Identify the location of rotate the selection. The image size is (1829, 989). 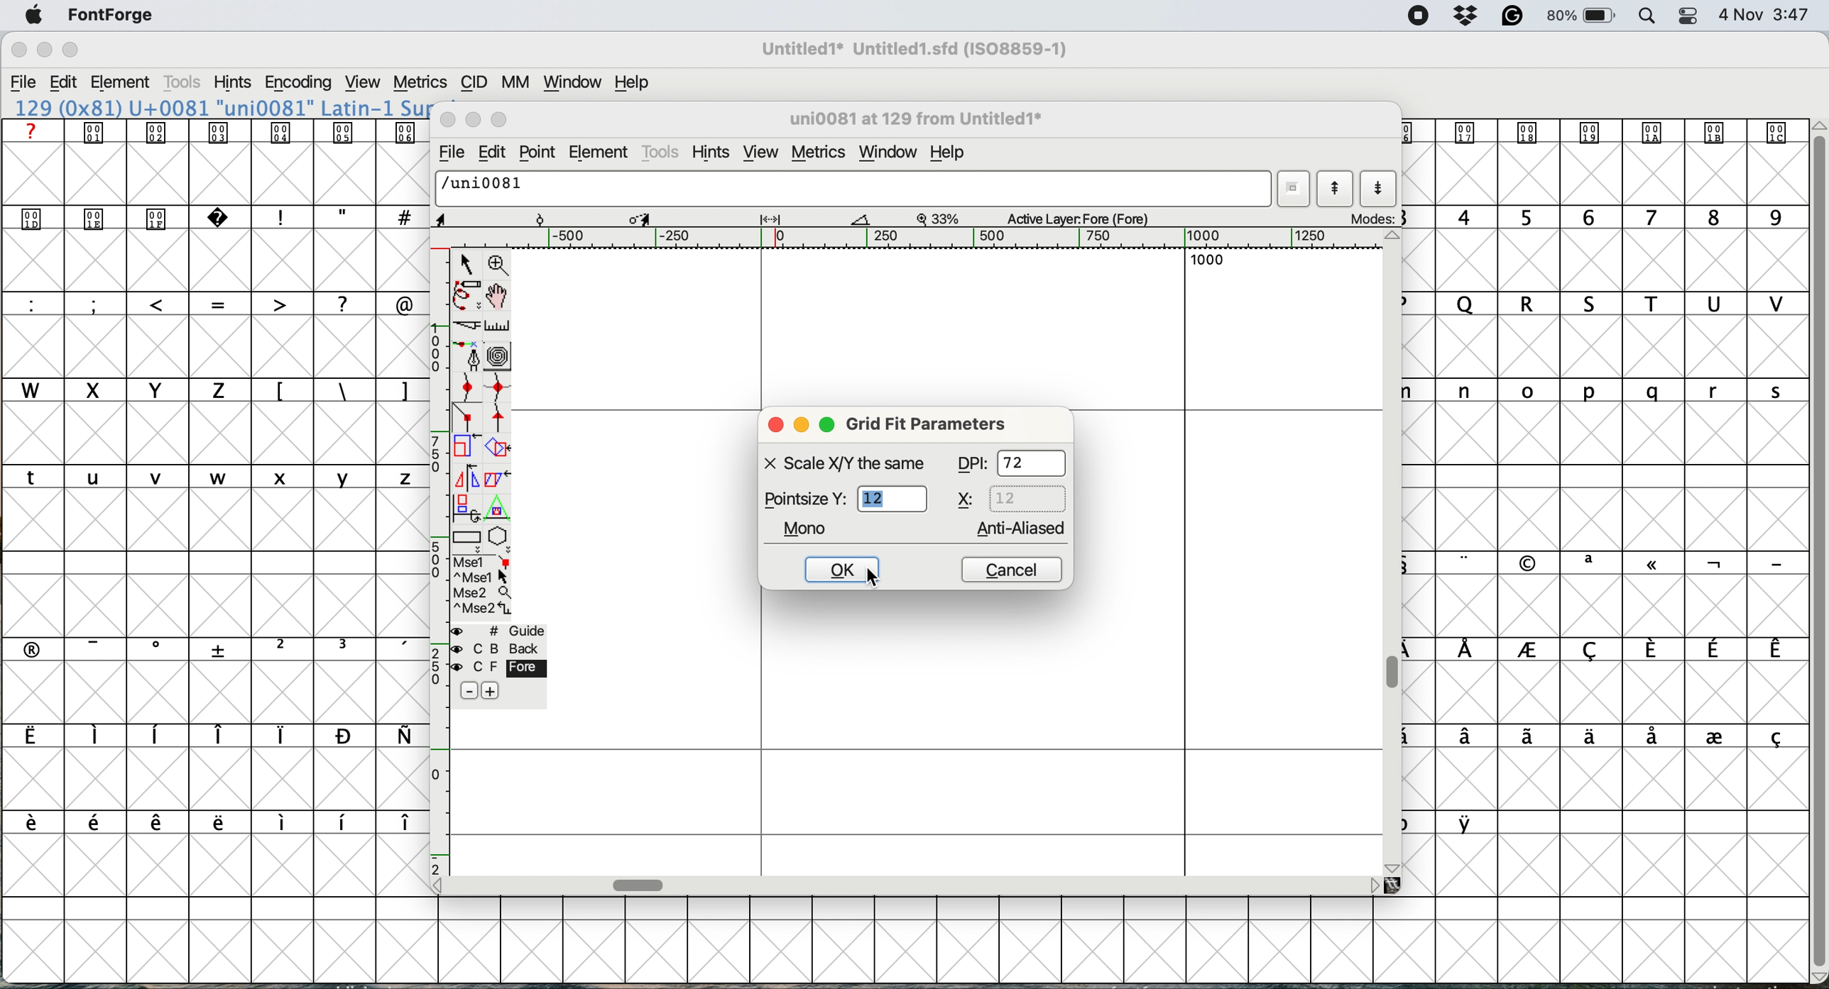
(496, 449).